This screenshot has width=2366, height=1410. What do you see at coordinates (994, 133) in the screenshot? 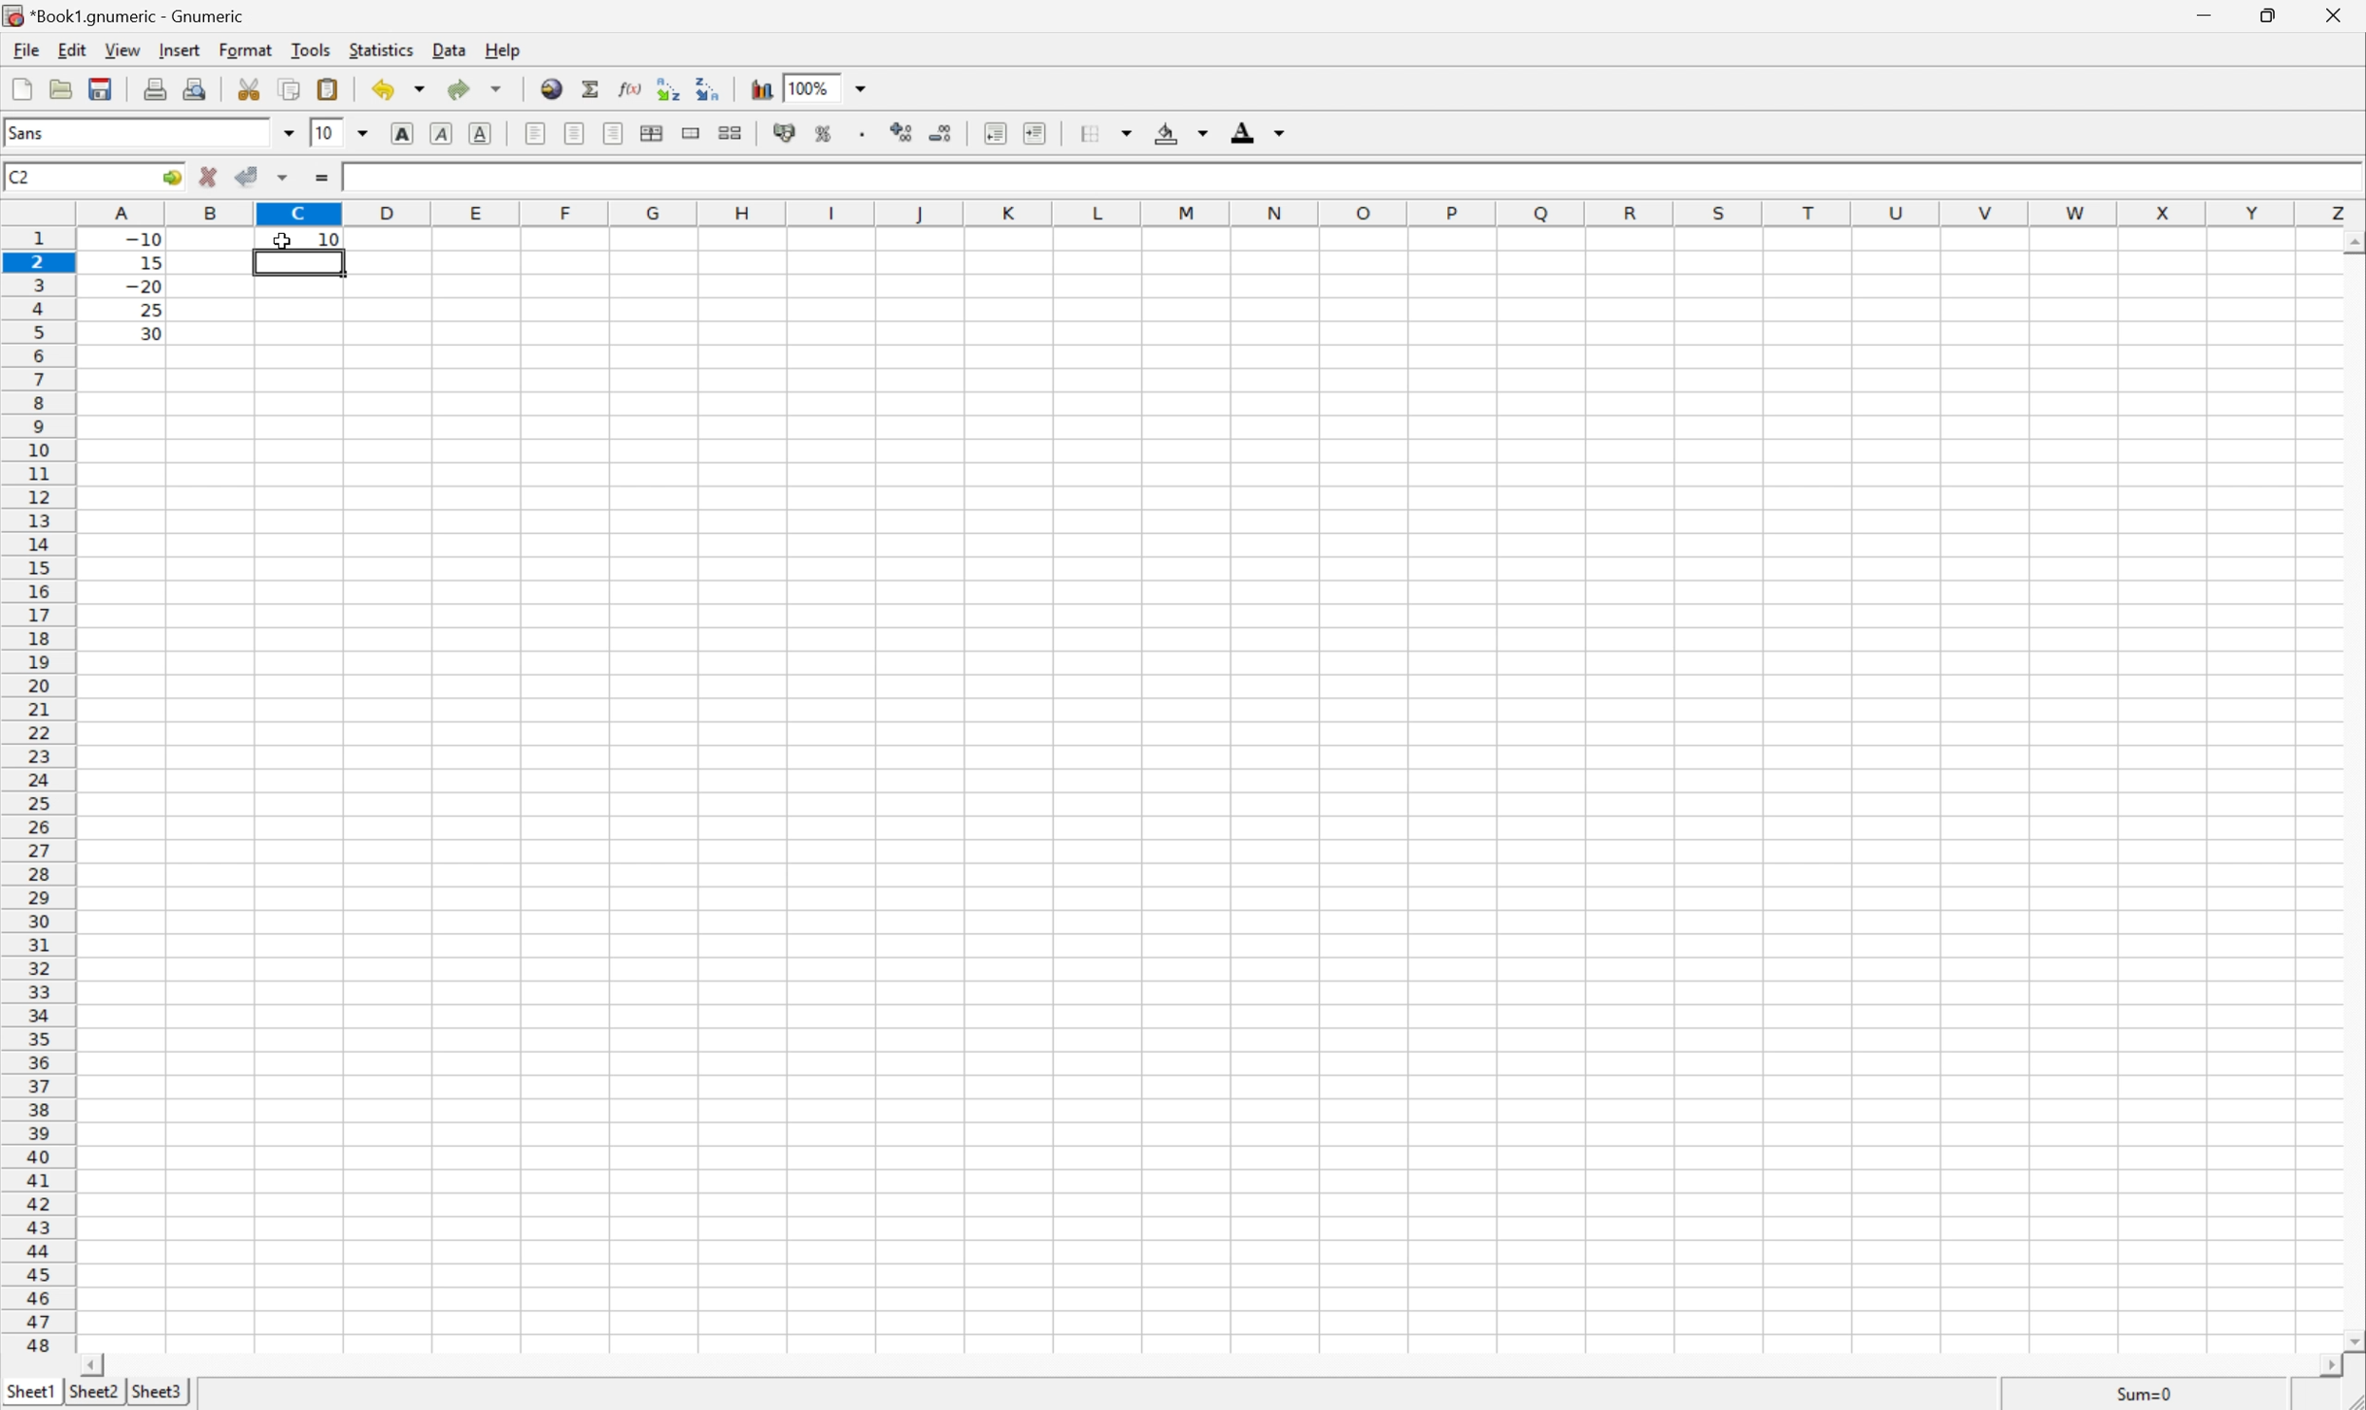
I see `decrease Indent, and align the content to the left` at bounding box center [994, 133].